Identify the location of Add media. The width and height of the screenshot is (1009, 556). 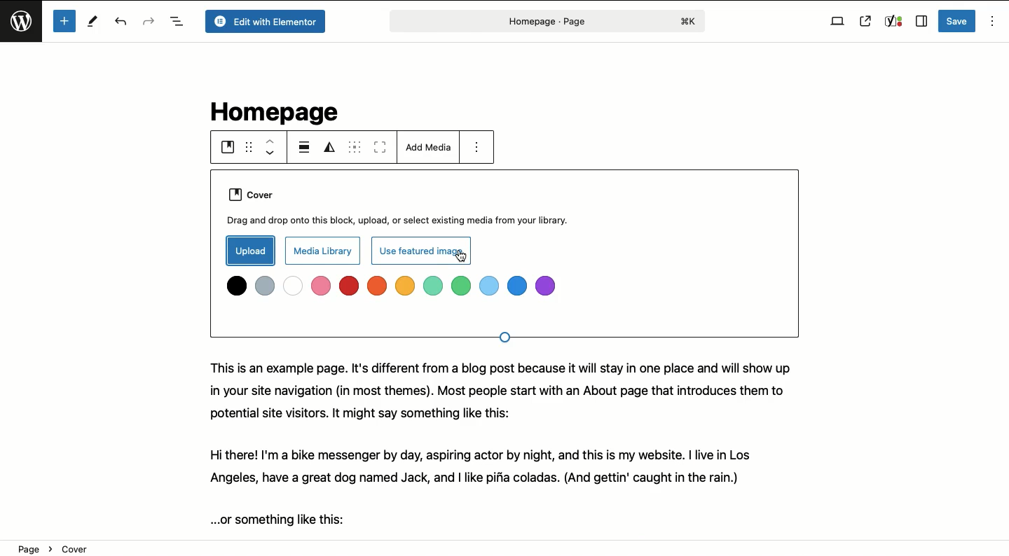
(430, 148).